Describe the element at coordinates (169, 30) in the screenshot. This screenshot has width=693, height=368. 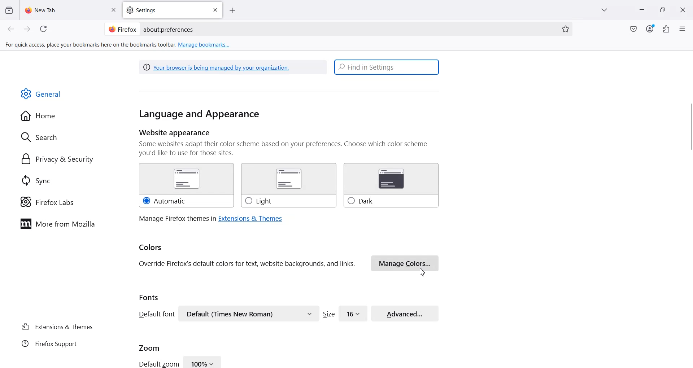
I see `about:prefernces` at that location.